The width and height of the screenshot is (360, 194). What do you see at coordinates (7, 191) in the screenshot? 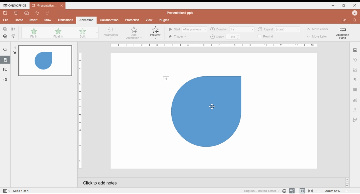
I see `start slide show` at bounding box center [7, 191].